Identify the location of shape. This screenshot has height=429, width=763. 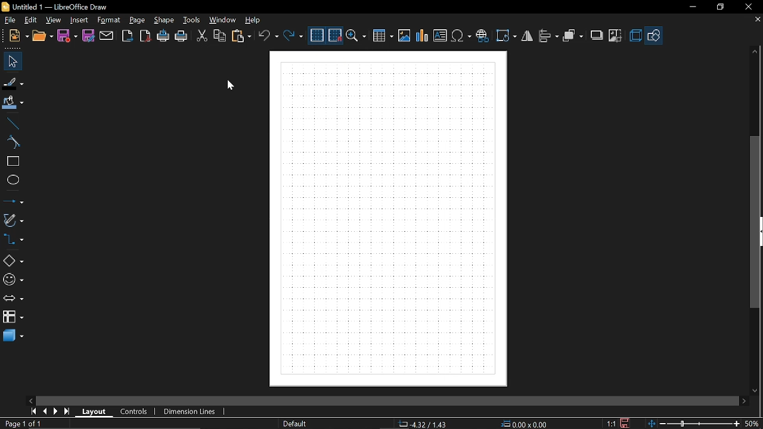
(165, 20).